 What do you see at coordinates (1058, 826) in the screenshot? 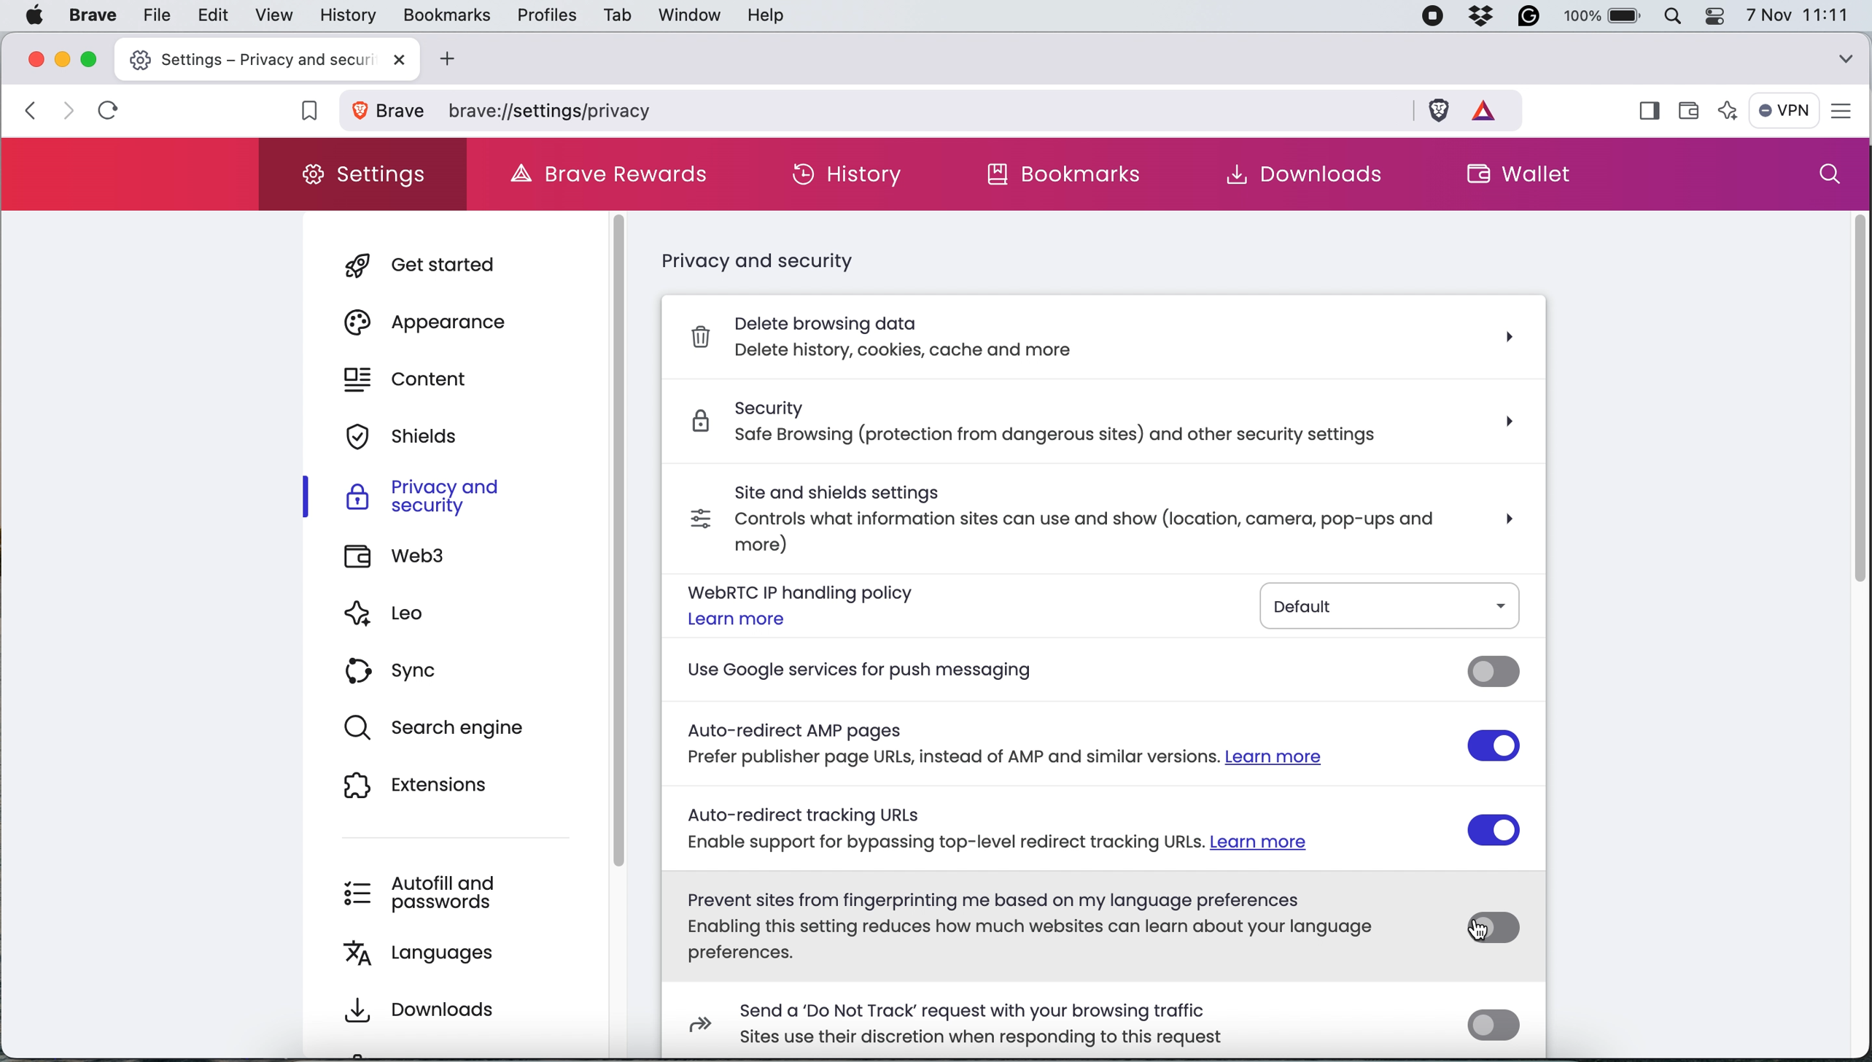
I see `auto redirect tracking urls enable support for bypassing top-level redirect tracking urls.` at bounding box center [1058, 826].